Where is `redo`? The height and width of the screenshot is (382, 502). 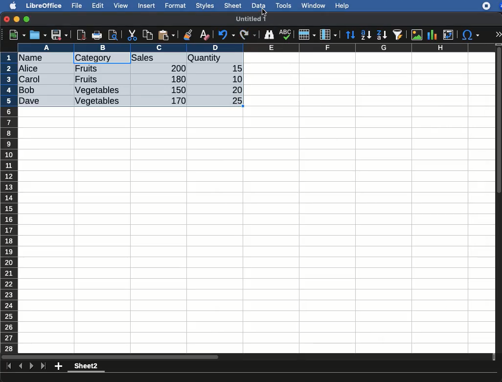 redo is located at coordinates (248, 35).